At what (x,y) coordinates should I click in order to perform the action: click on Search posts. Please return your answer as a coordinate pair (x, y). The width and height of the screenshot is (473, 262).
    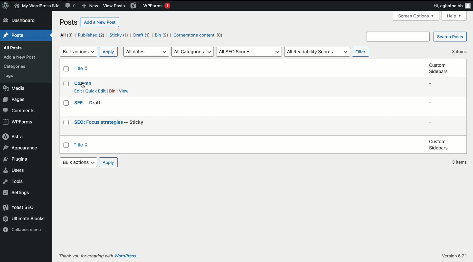
    Looking at the image, I should click on (416, 36).